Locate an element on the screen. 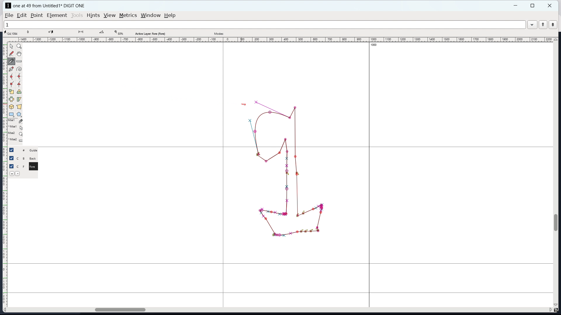 The width and height of the screenshot is (561, 315). rotate the selection is located at coordinates (19, 92).